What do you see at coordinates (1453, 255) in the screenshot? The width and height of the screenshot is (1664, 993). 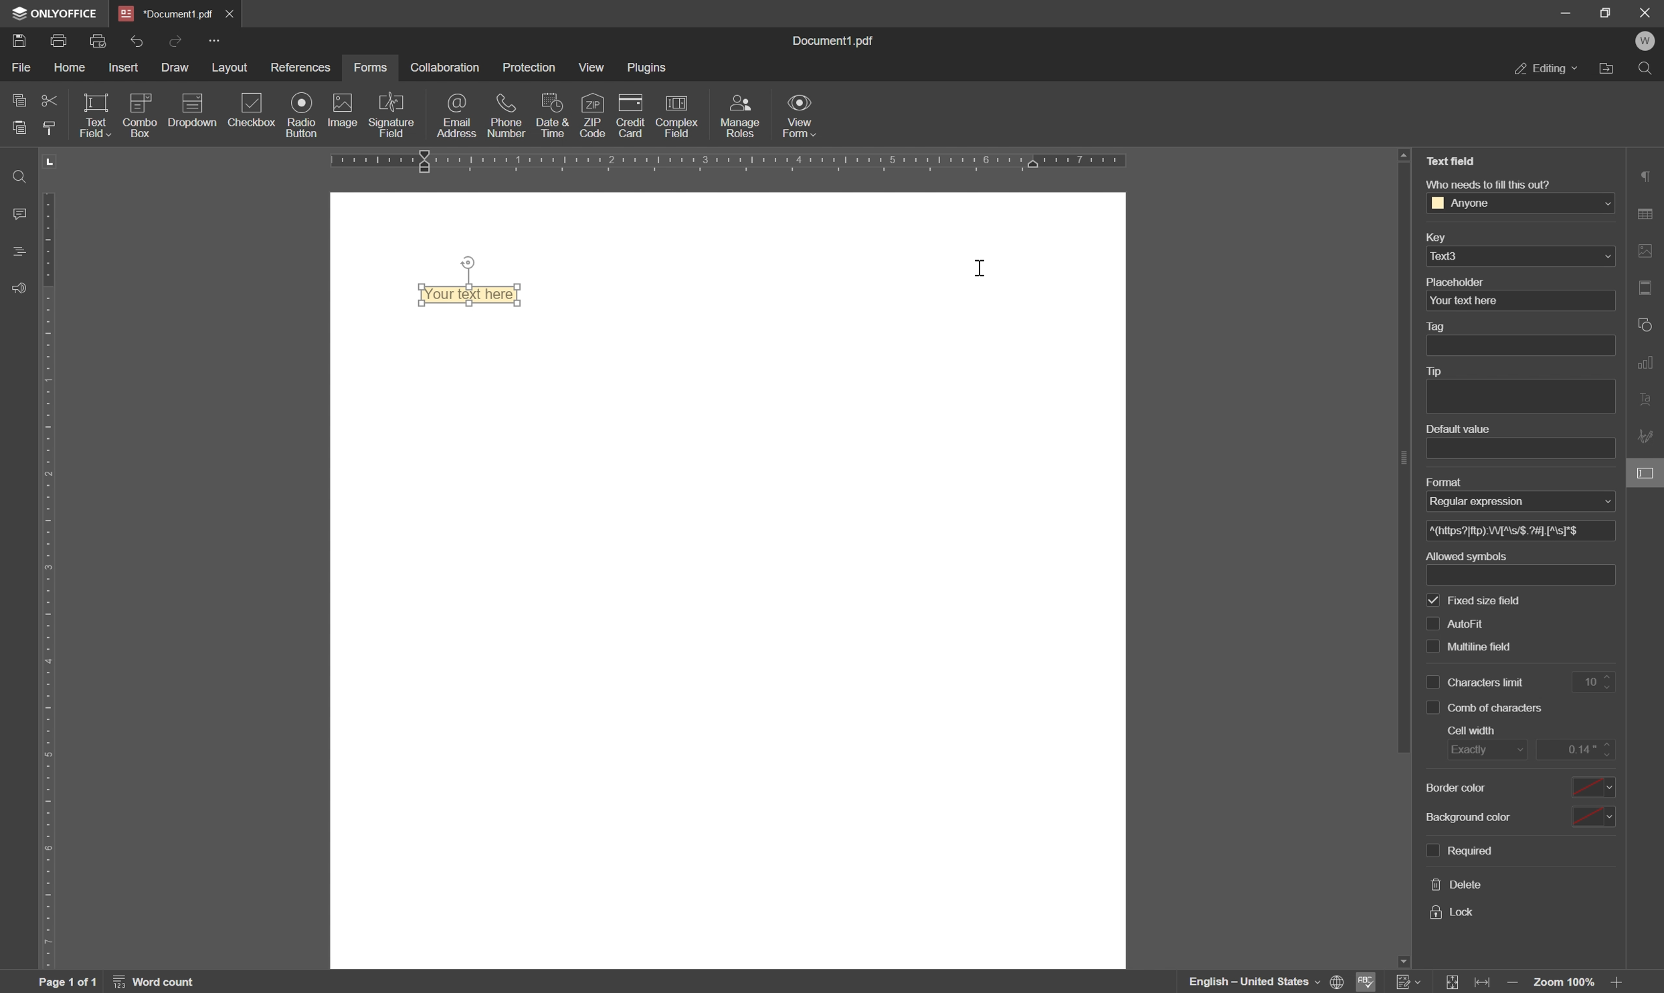 I see `text3` at bounding box center [1453, 255].